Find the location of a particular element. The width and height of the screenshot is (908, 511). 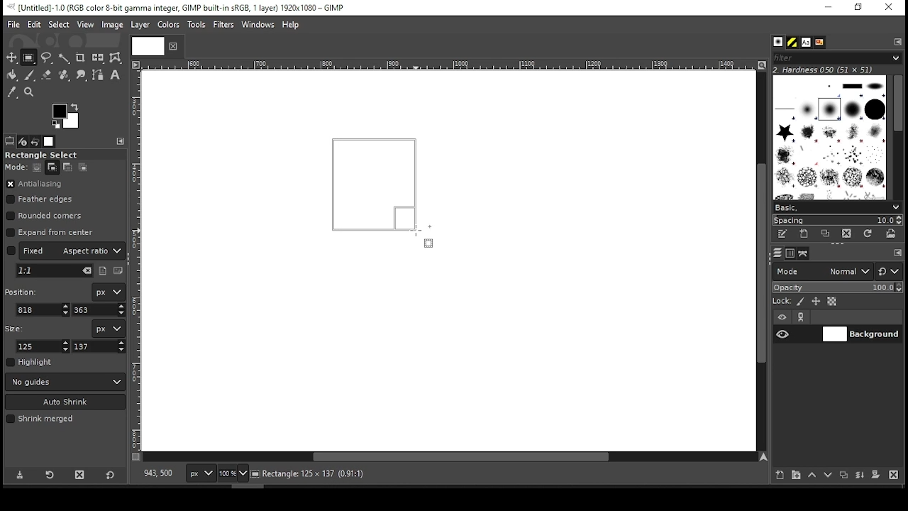

portrait is located at coordinates (104, 270).